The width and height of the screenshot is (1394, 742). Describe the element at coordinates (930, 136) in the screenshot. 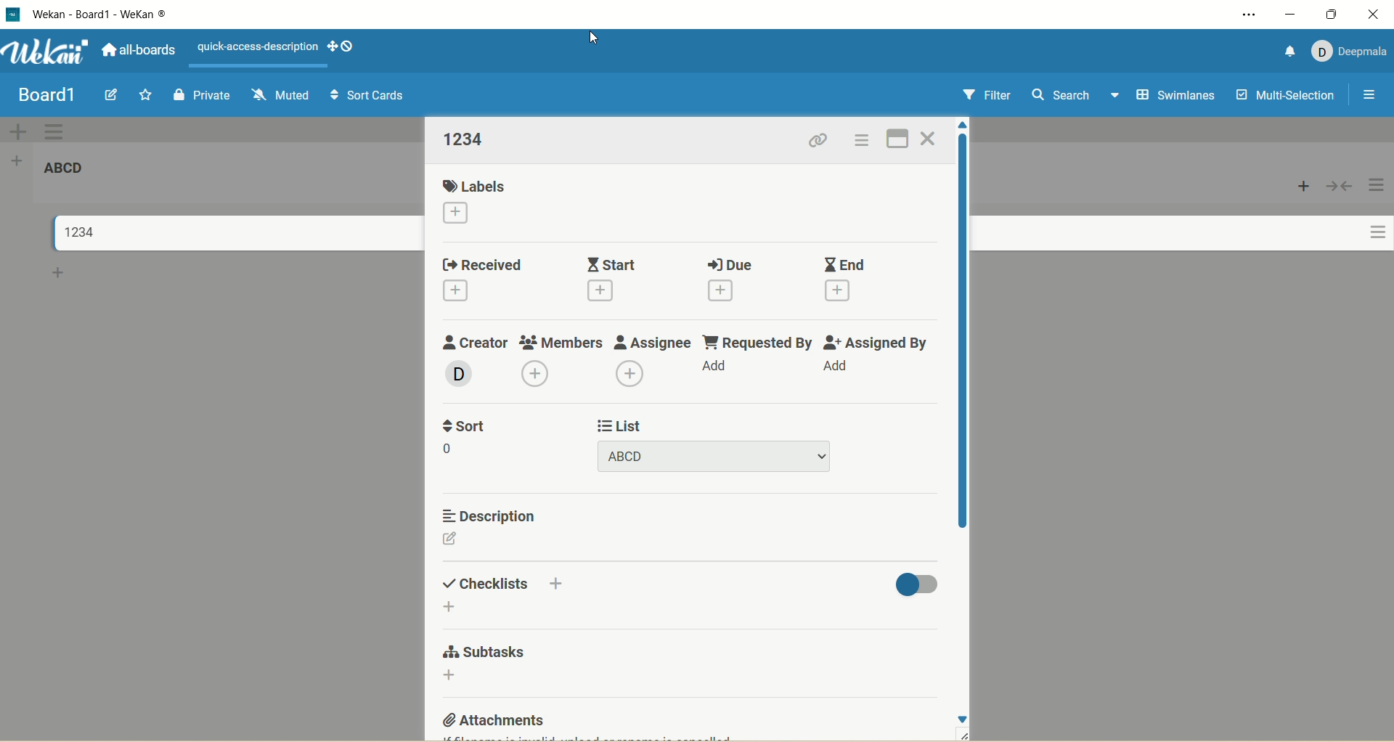

I see `close` at that location.